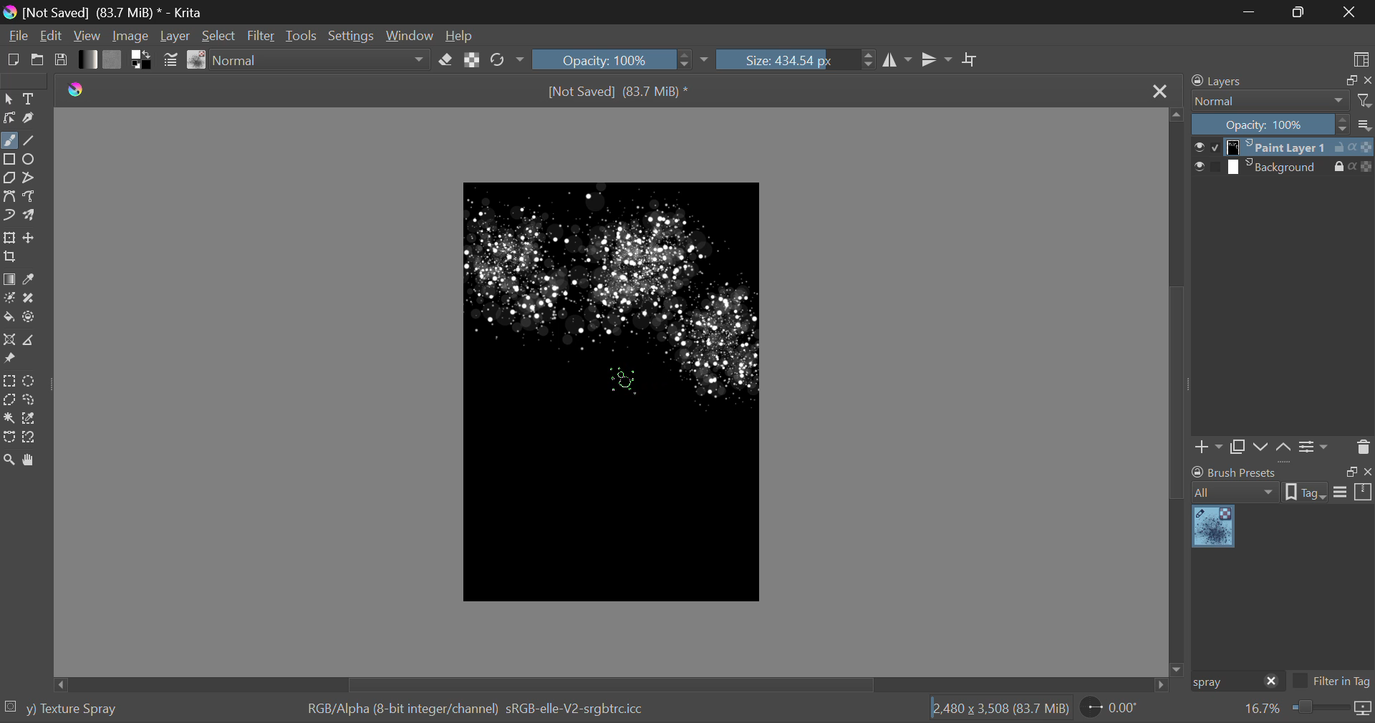  Describe the element at coordinates (1301, 11) in the screenshot. I see `Minimize` at that location.